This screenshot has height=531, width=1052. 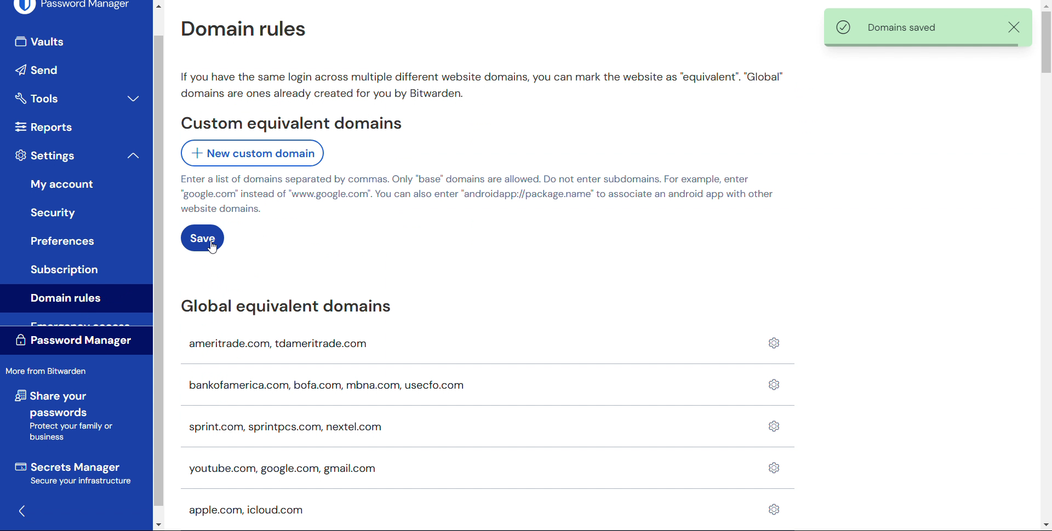 What do you see at coordinates (156, 525) in the screenshot?
I see `scroll down` at bounding box center [156, 525].